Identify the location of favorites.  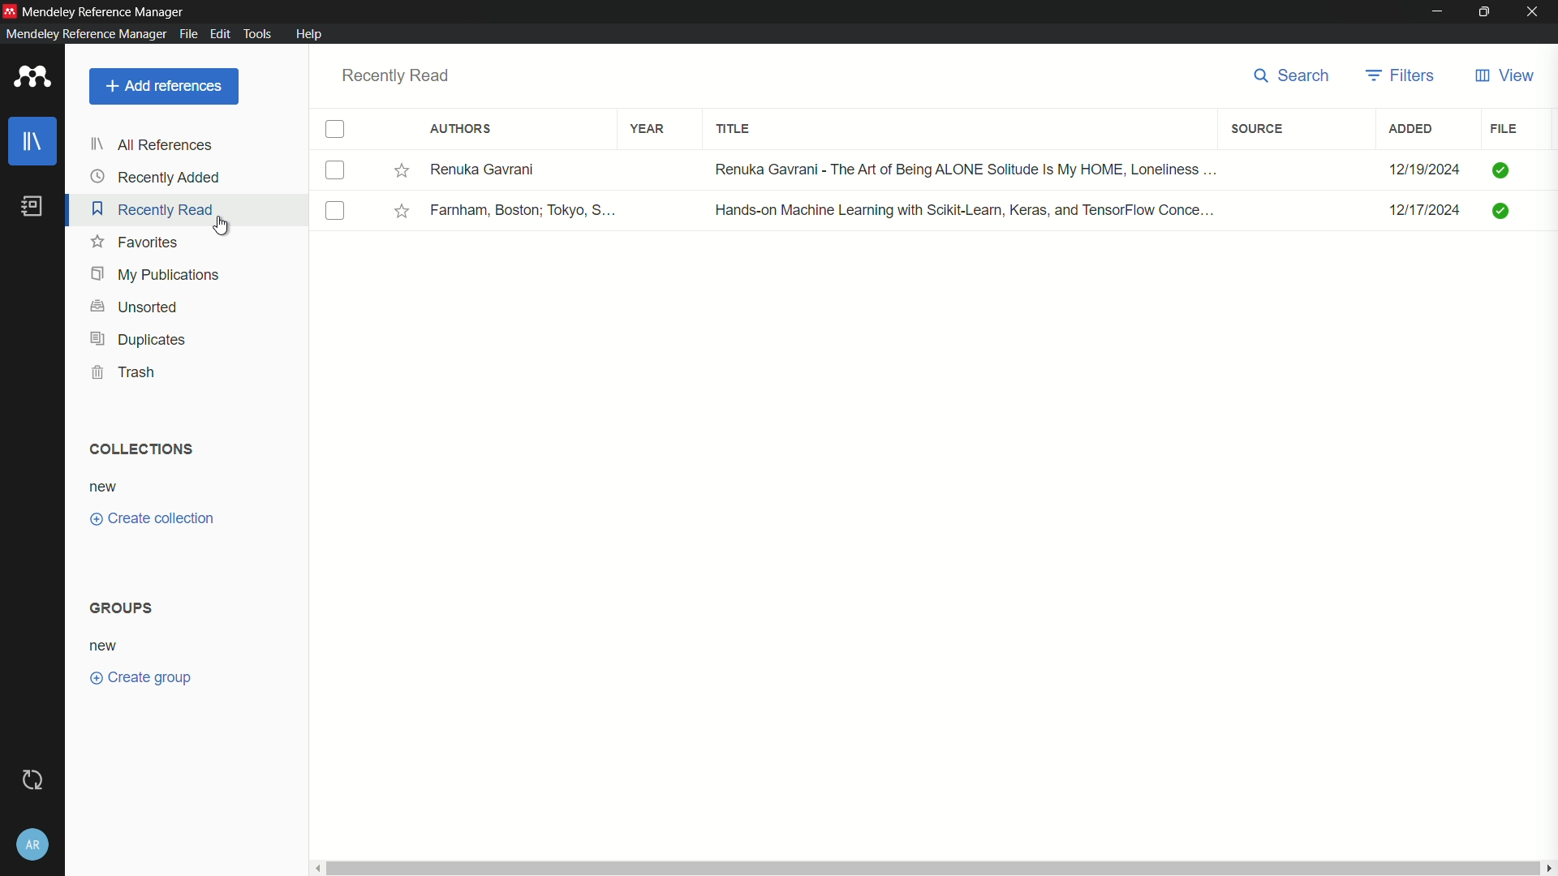
(136, 243).